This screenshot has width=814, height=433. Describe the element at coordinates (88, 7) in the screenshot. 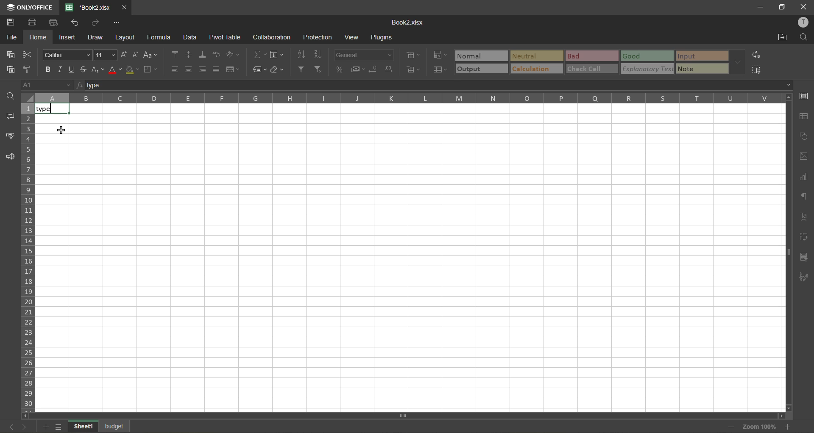

I see `filename` at that location.